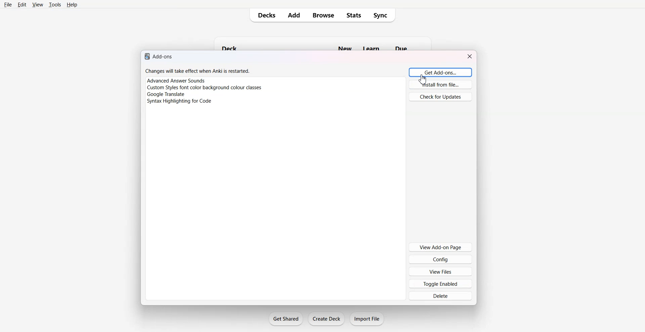 The image size is (645, 332). What do you see at coordinates (346, 48) in the screenshot?
I see `new` at bounding box center [346, 48].